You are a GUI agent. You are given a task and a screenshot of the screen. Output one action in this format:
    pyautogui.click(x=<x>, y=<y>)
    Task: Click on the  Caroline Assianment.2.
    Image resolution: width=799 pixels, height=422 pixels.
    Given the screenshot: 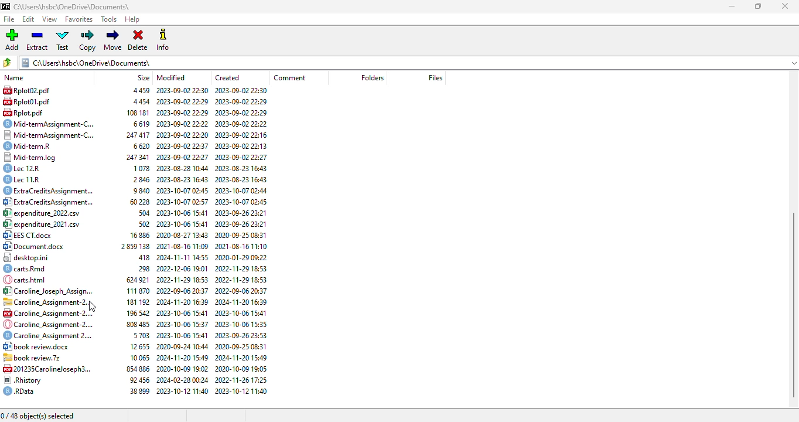 What is the action you would take?
    pyautogui.click(x=47, y=314)
    